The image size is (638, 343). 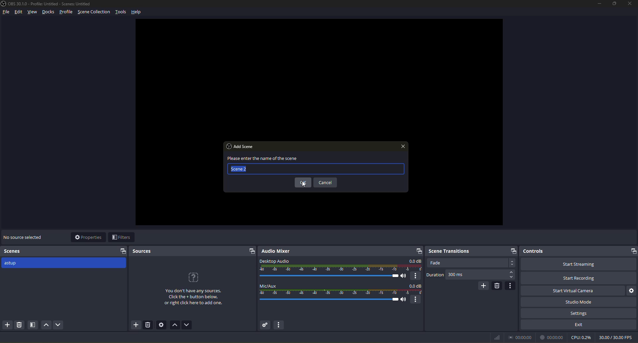 I want to click on sound level, so click(x=329, y=300).